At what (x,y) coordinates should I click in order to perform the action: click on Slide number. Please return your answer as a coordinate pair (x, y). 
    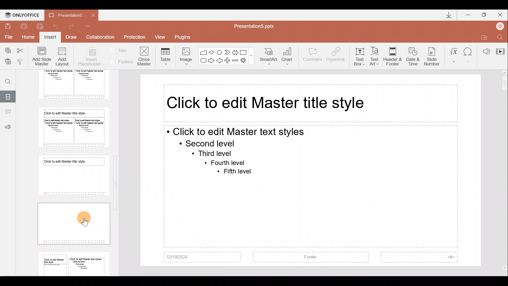
    Looking at the image, I should click on (433, 55).